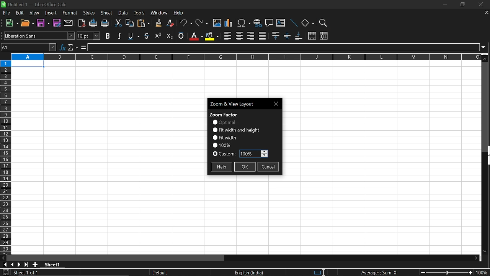 This screenshot has width=490, height=276. What do you see at coordinates (88, 36) in the screenshot?
I see `text size` at bounding box center [88, 36].